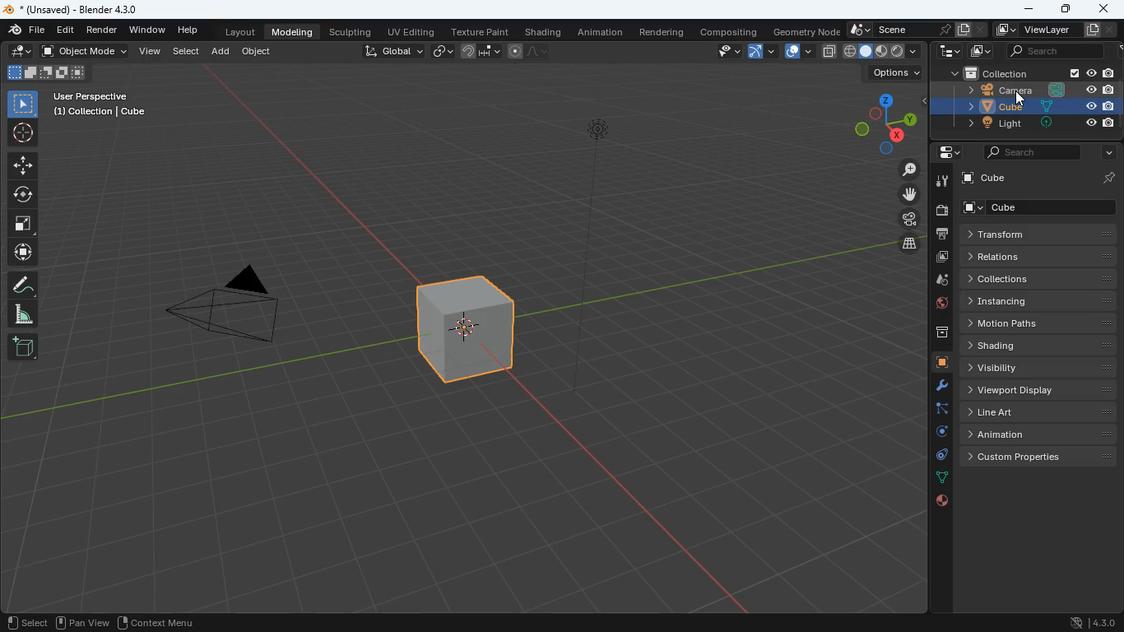 This screenshot has height=632, width=1124. I want to click on version, so click(1086, 623).